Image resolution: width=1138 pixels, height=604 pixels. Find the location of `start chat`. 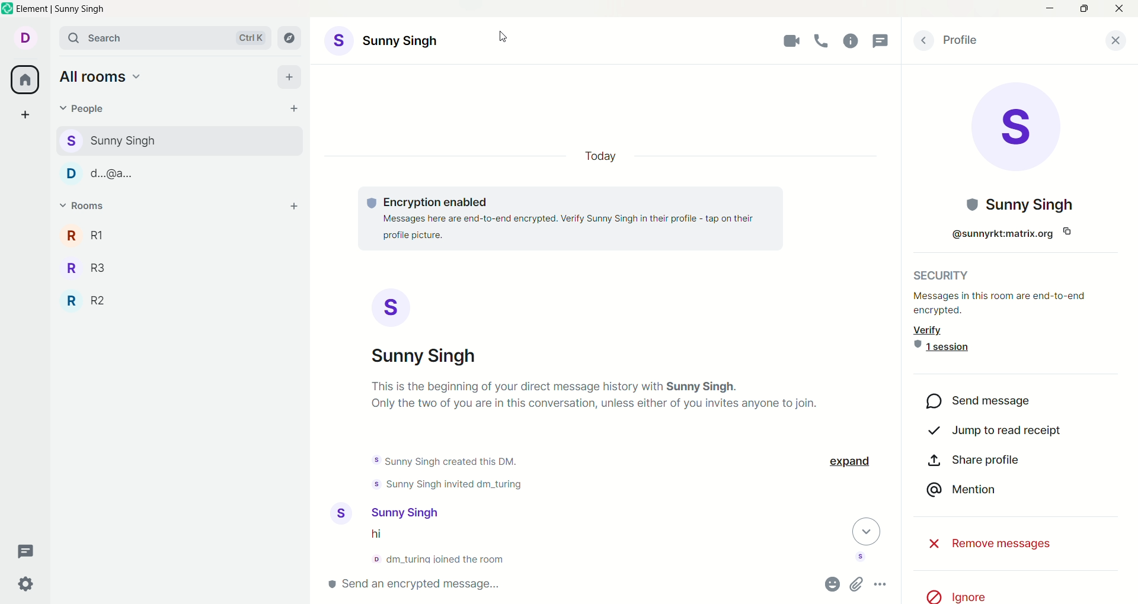

start chat is located at coordinates (296, 109).